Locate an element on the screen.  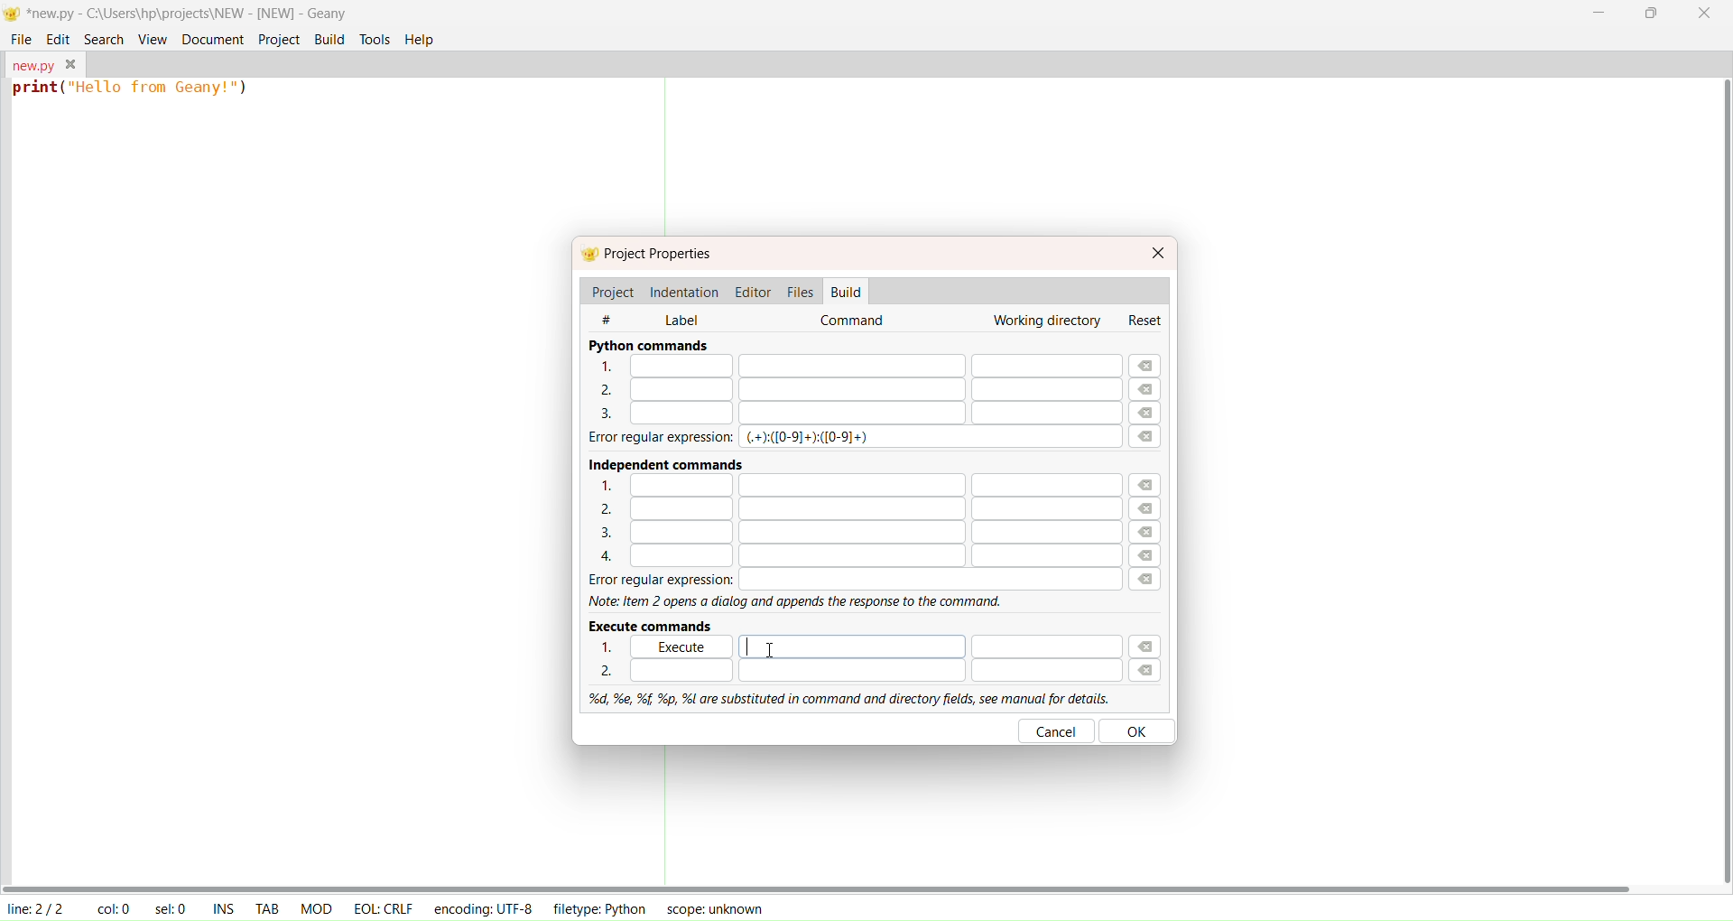
edit is located at coordinates (59, 38).